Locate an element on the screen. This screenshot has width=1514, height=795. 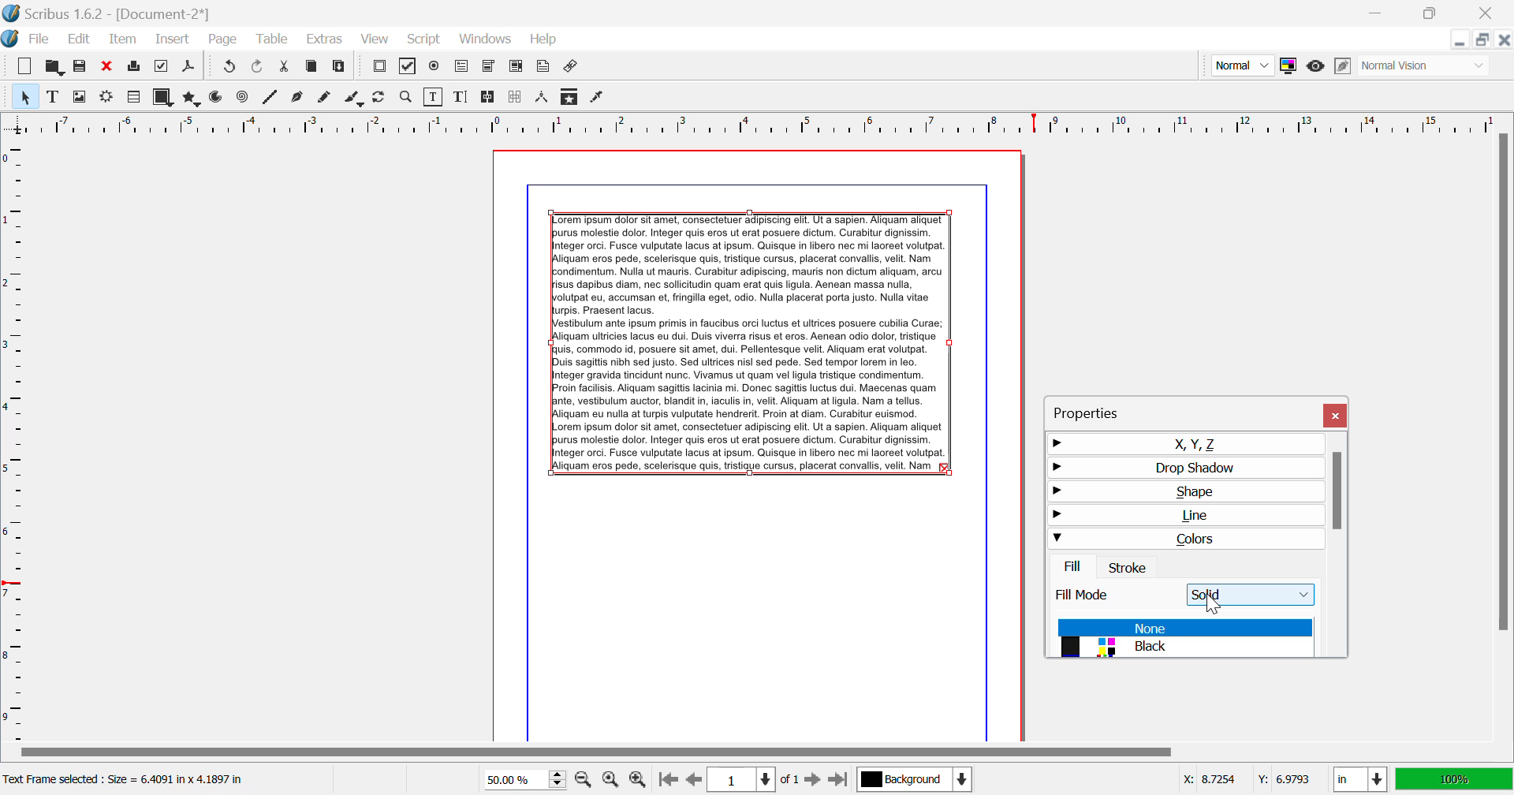
Restore Down is located at coordinates (1461, 39).